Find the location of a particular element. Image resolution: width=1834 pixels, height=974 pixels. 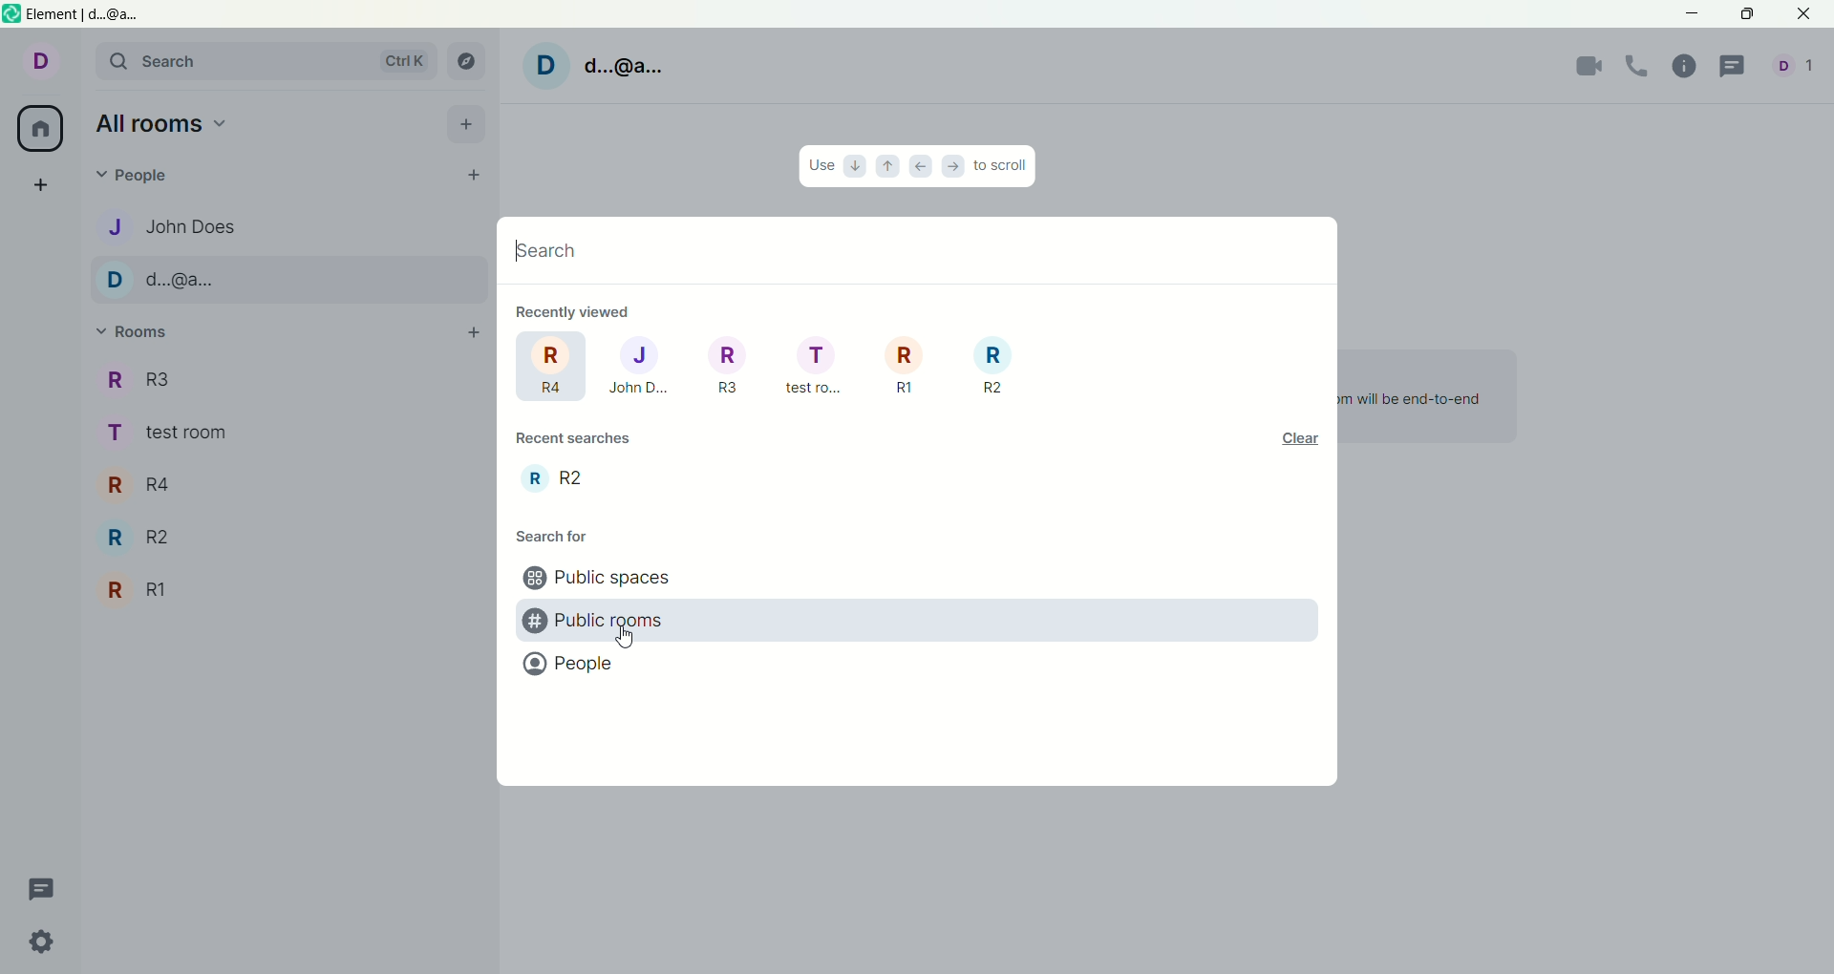

search is located at coordinates (644, 251).